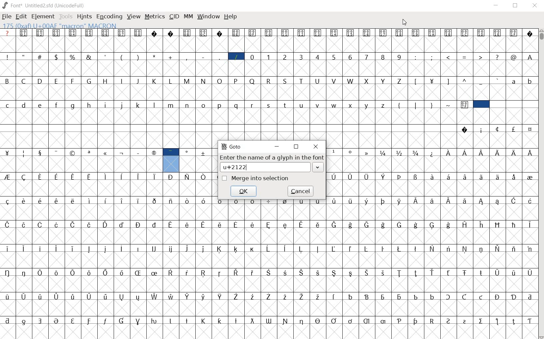  Describe the element at coordinates (59, 26) in the screenshot. I see `175 (0xaf) U+00AF "macron" MACRON` at that location.